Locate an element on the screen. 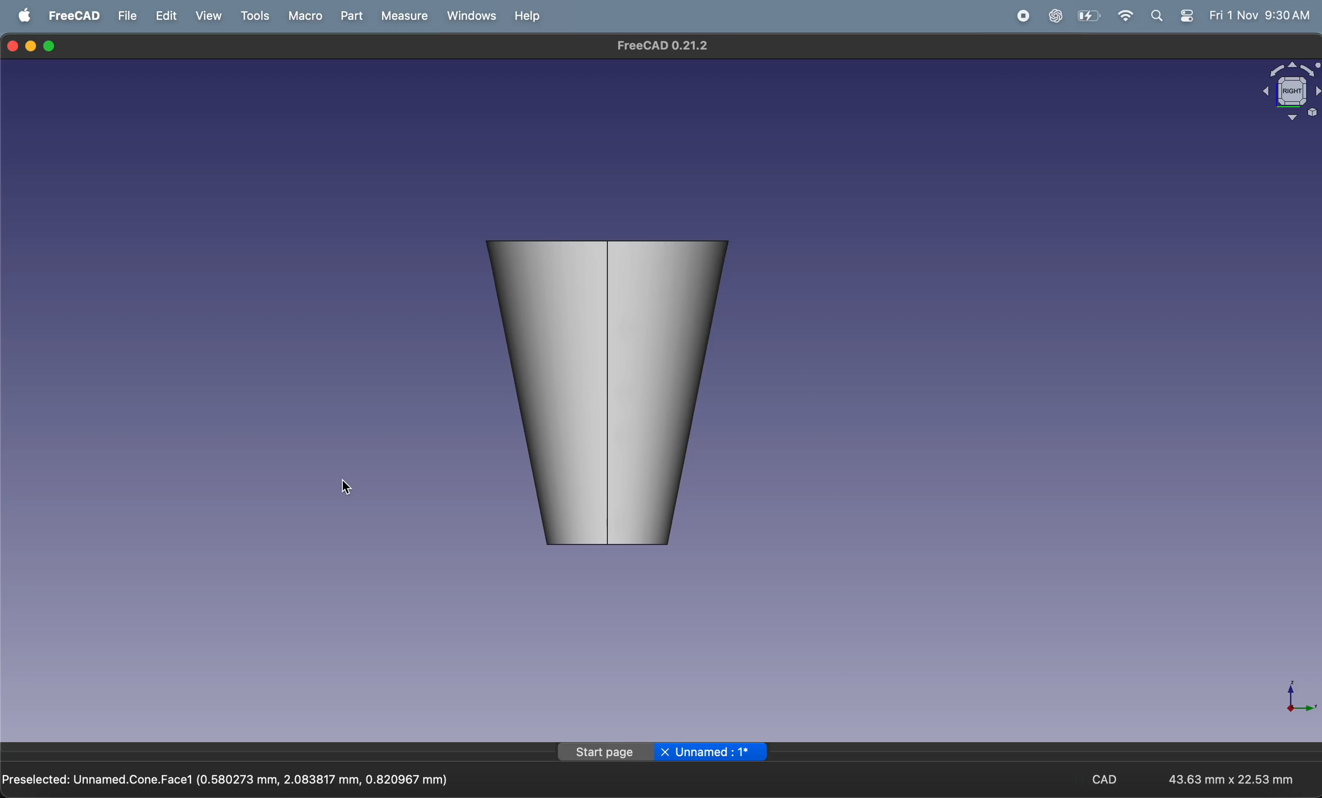  view is located at coordinates (212, 16).